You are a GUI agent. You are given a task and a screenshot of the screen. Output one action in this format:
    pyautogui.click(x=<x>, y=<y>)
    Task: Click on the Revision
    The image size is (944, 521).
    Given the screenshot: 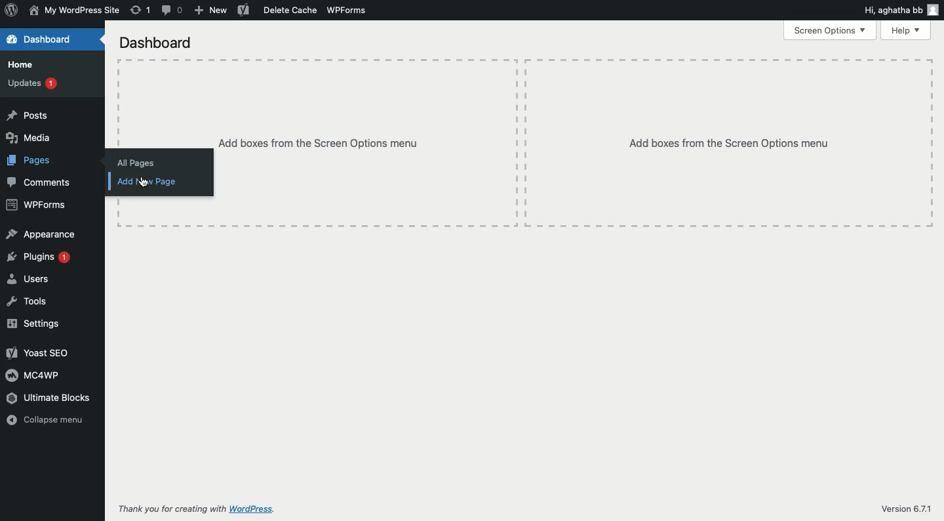 What is the action you would take?
    pyautogui.click(x=140, y=9)
    